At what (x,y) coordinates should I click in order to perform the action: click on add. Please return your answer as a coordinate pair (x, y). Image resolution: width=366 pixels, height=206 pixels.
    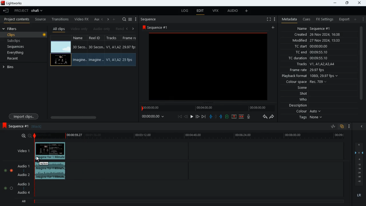
    Looking at the image, I should click on (247, 11).